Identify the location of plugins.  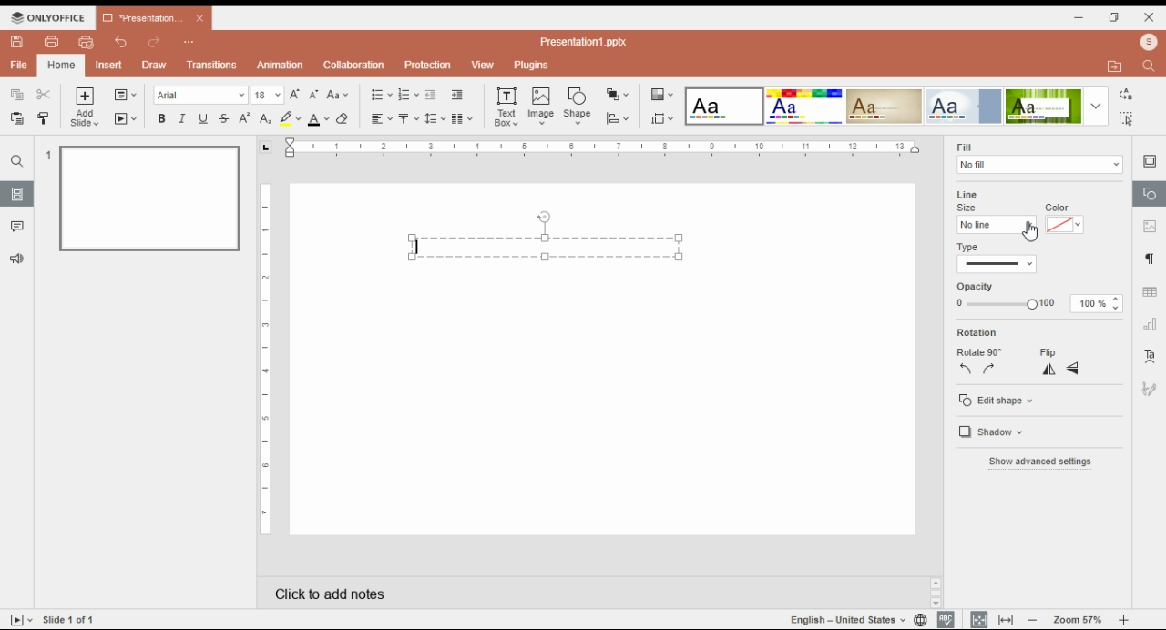
(530, 65).